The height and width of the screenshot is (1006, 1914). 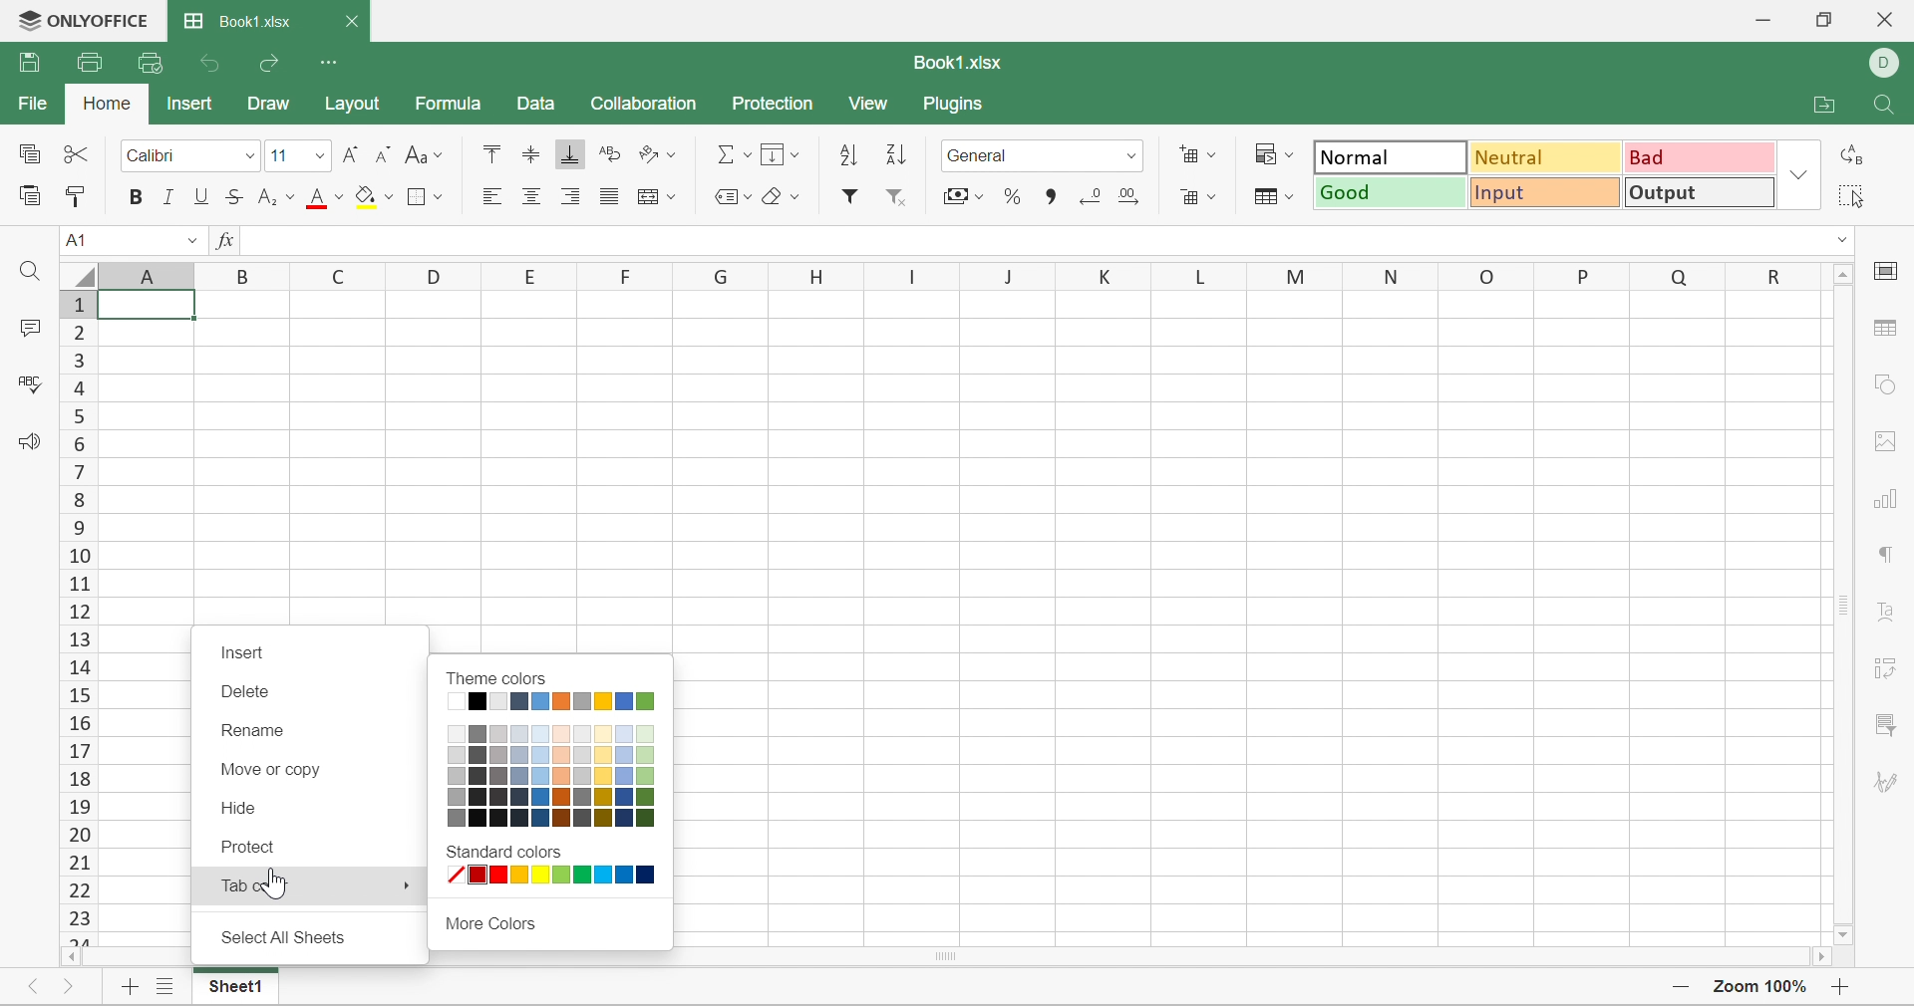 I want to click on Book1.xlsx, so click(x=957, y=63).